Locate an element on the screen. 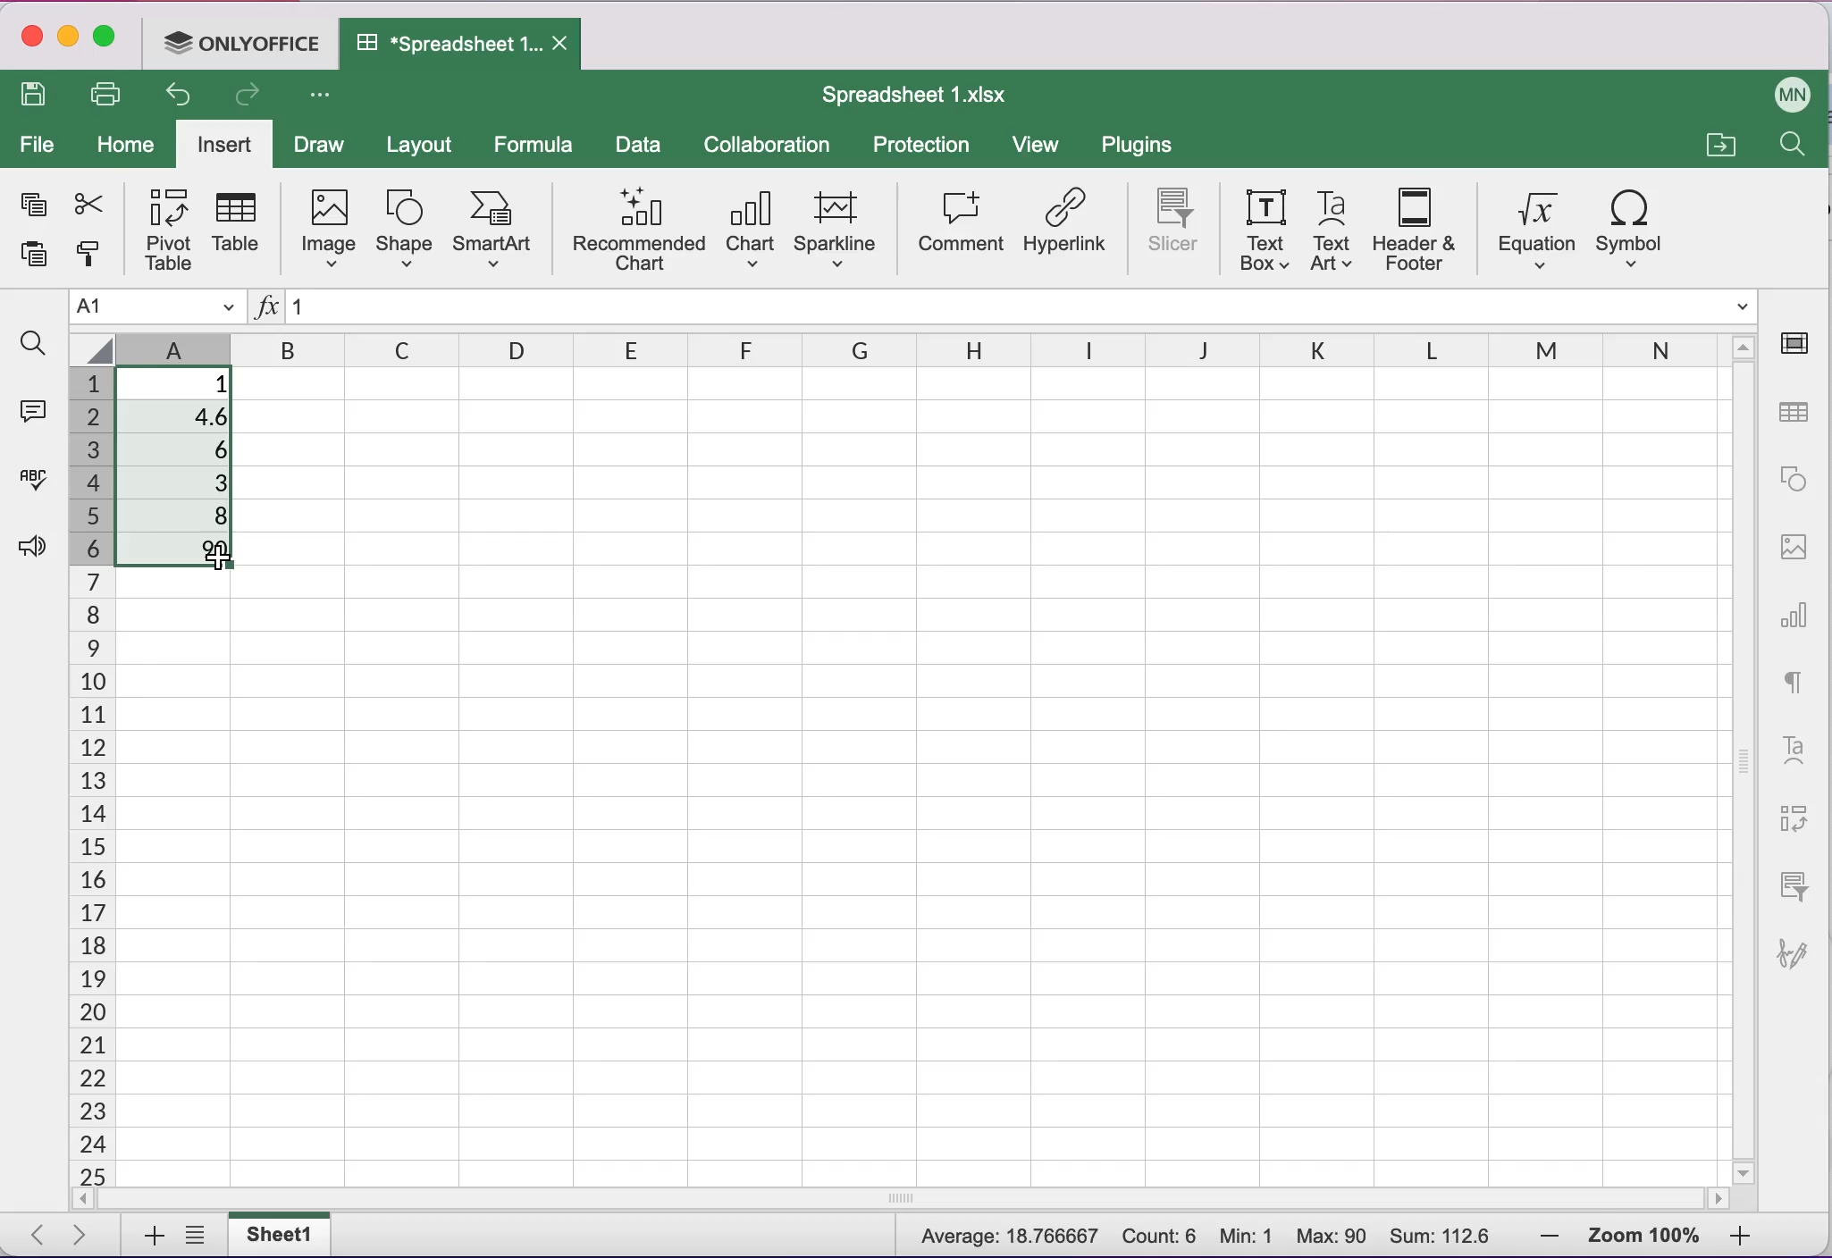 This screenshot has height=1258, width=1832. horizontal scrollbar is located at coordinates (903, 1198).